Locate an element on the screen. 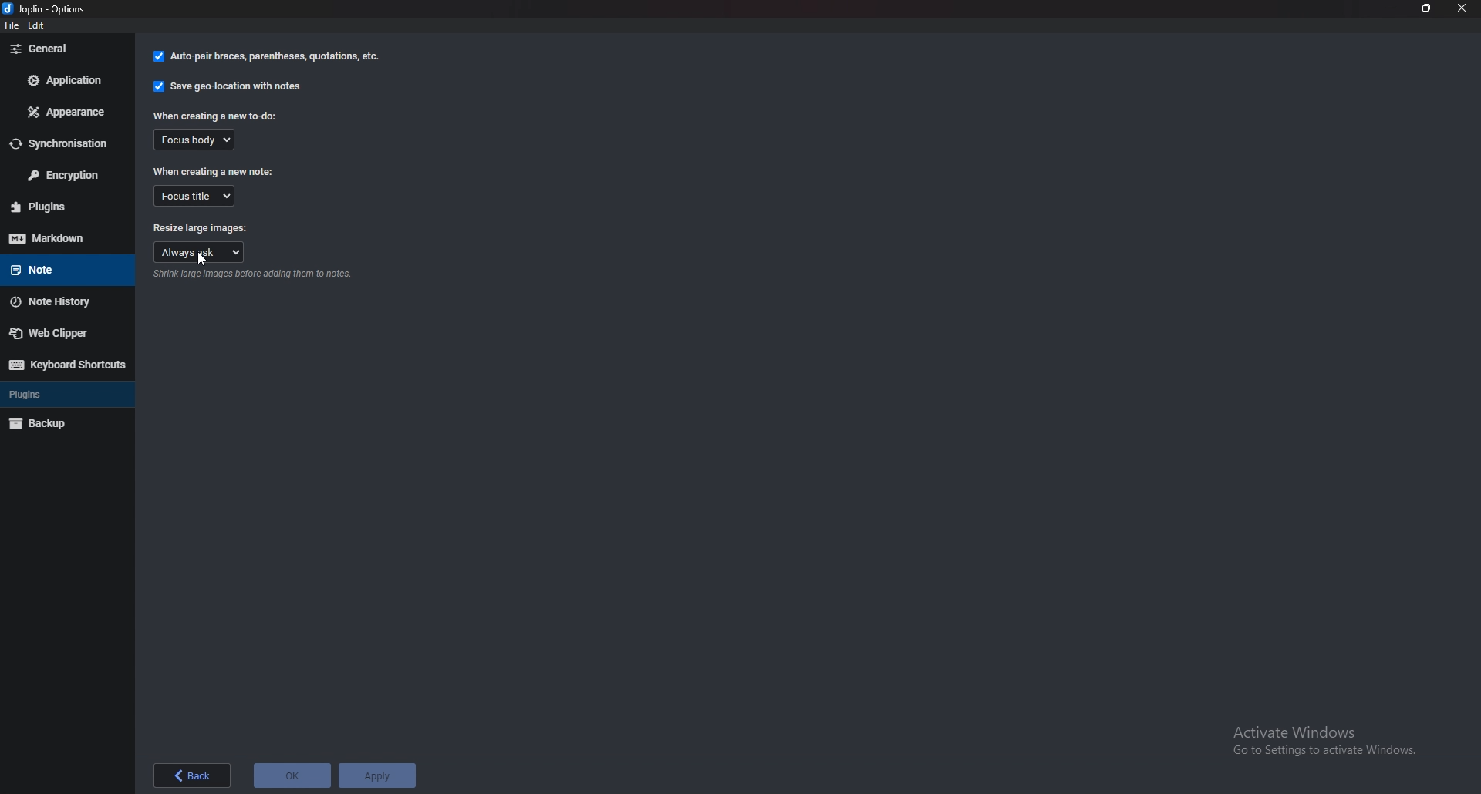 Image resolution: width=1481 pixels, height=794 pixels. Activate windows pop up is located at coordinates (1329, 737).